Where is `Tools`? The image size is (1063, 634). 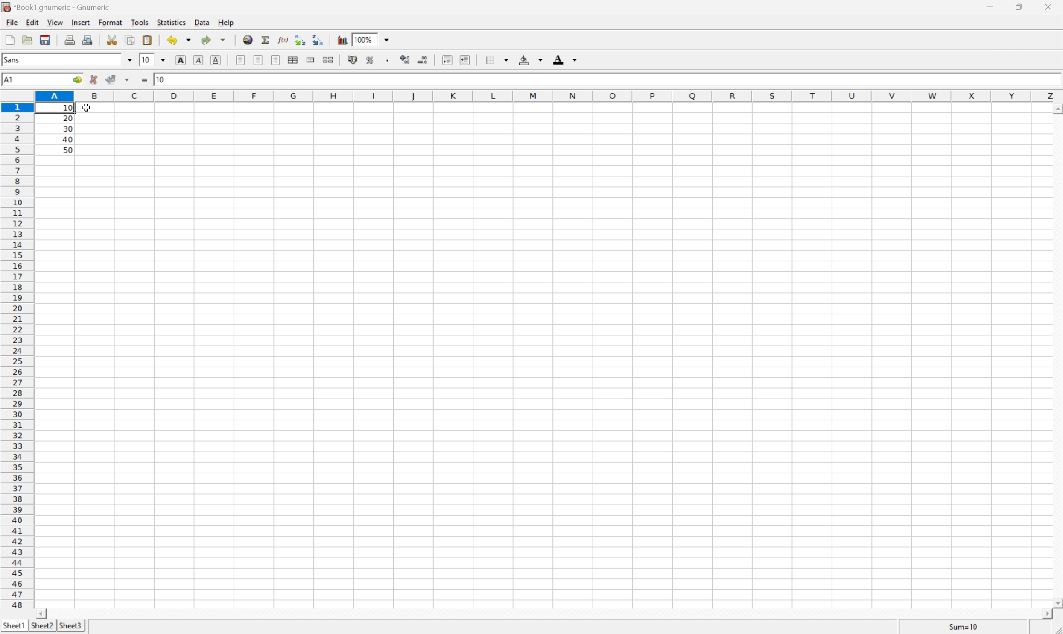
Tools is located at coordinates (139, 22).